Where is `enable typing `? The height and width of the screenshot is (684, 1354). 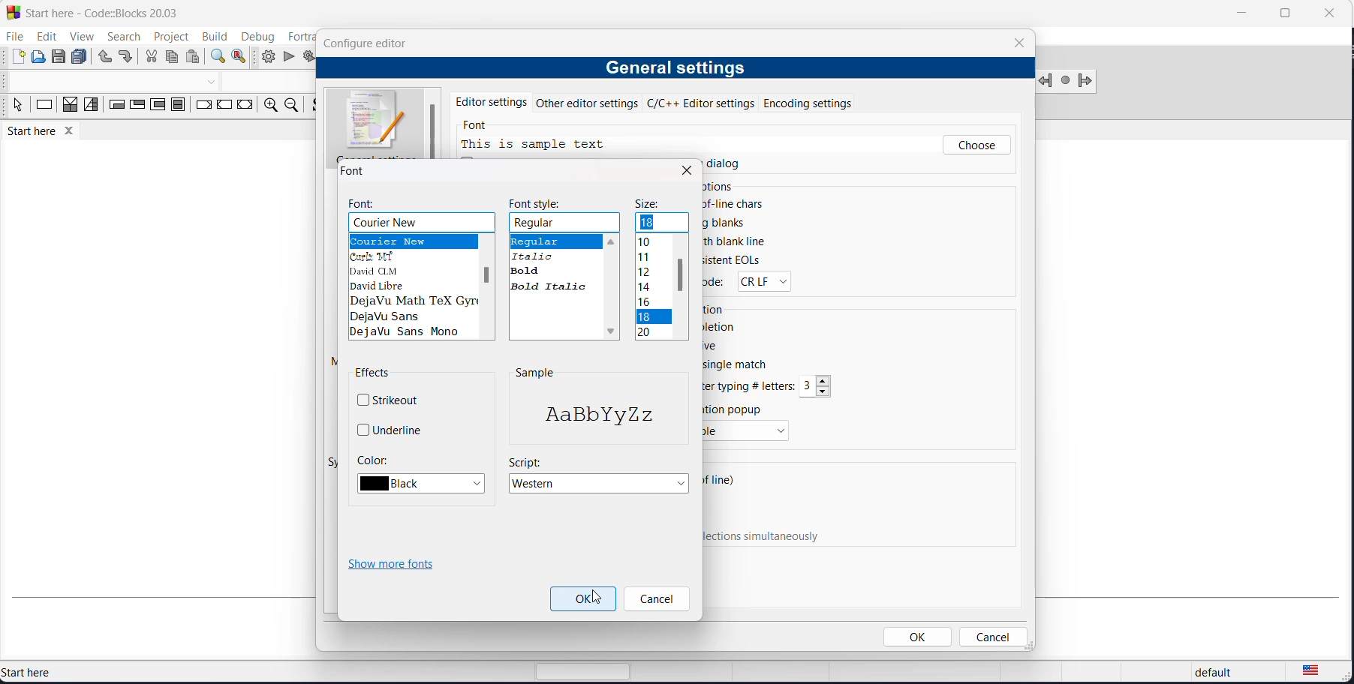
enable typing  is located at coordinates (770, 537).